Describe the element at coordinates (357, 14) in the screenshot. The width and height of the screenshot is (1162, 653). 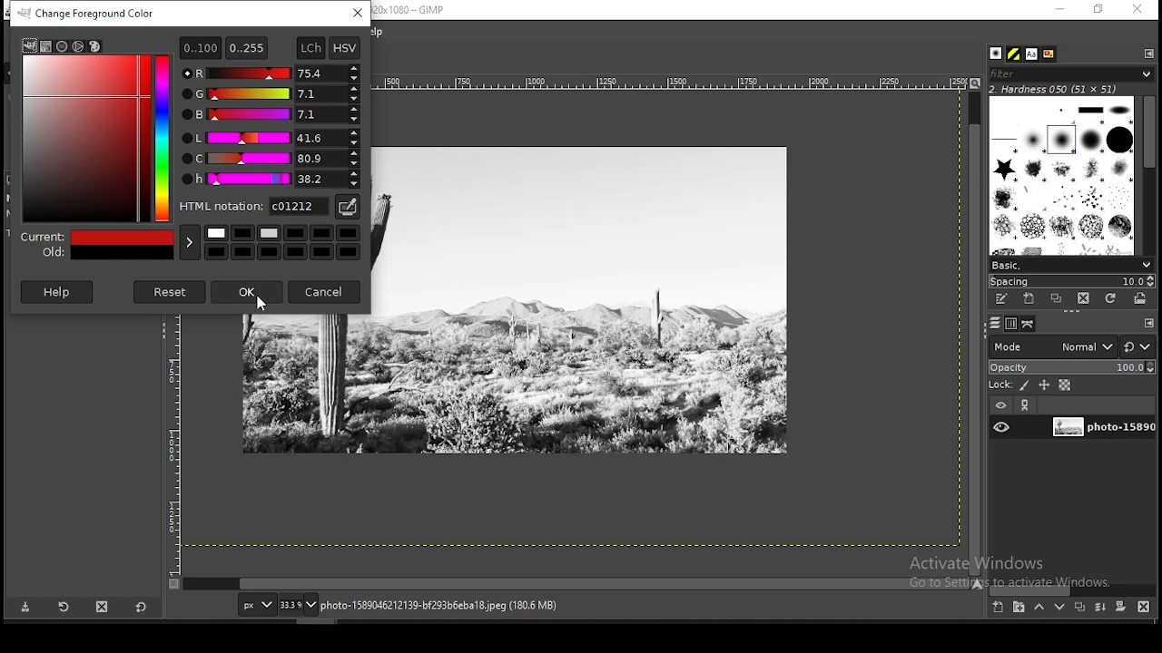
I see `close window` at that location.